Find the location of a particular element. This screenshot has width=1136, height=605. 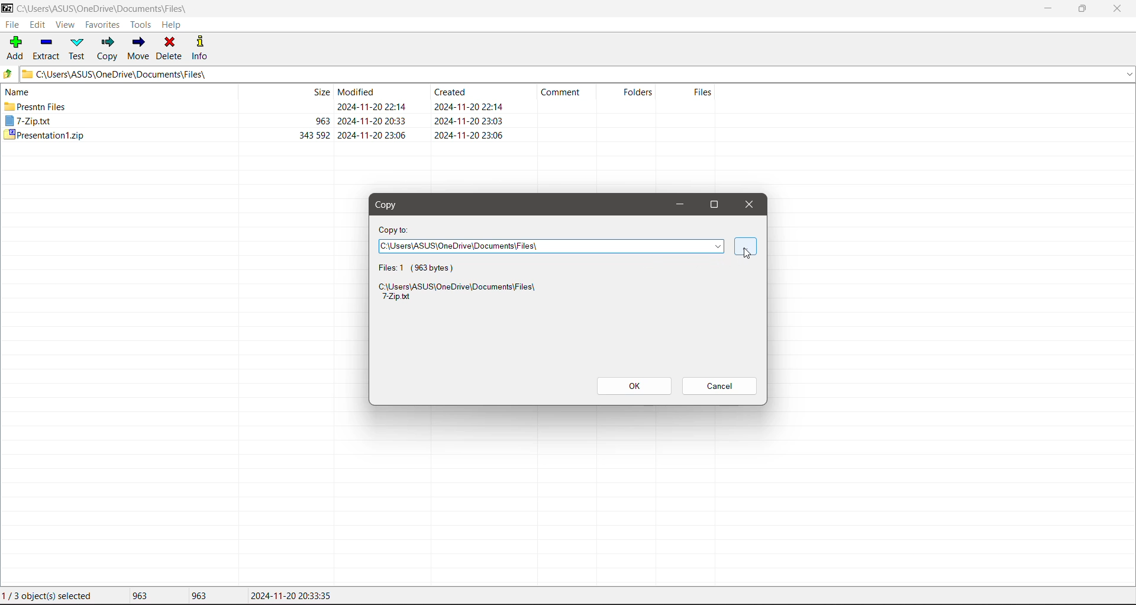

File Created Date is located at coordinates (469, 114).